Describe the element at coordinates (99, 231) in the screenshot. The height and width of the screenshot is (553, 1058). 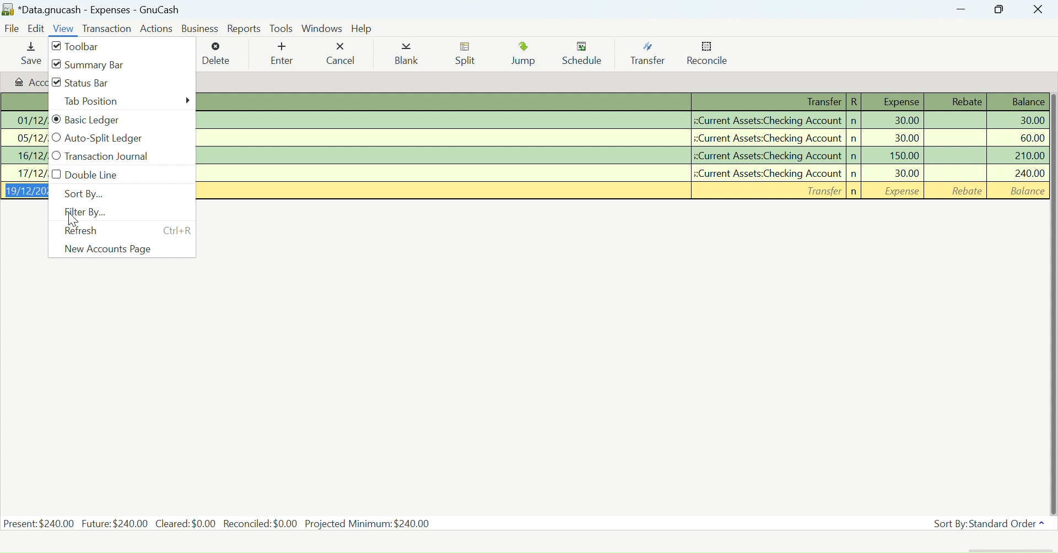
I see `Refresh` at that location.